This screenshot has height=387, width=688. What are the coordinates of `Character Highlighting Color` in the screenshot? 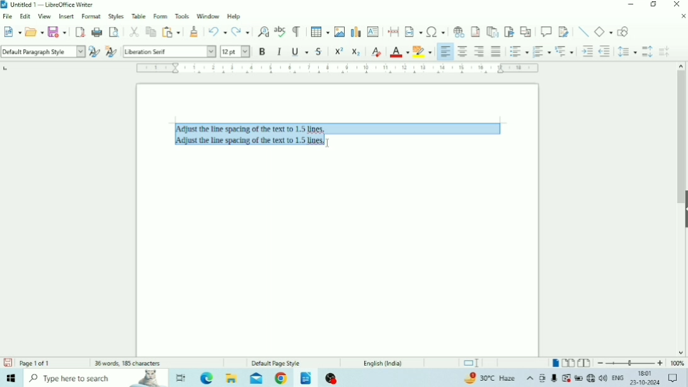 It's located at (422, 51).